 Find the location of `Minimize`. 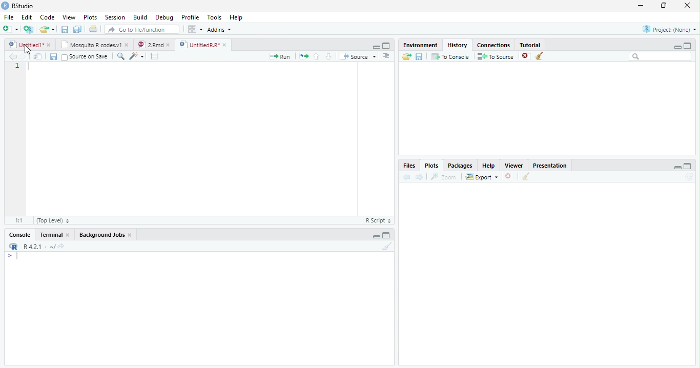

Minimize is located at coordinates (376, 47).